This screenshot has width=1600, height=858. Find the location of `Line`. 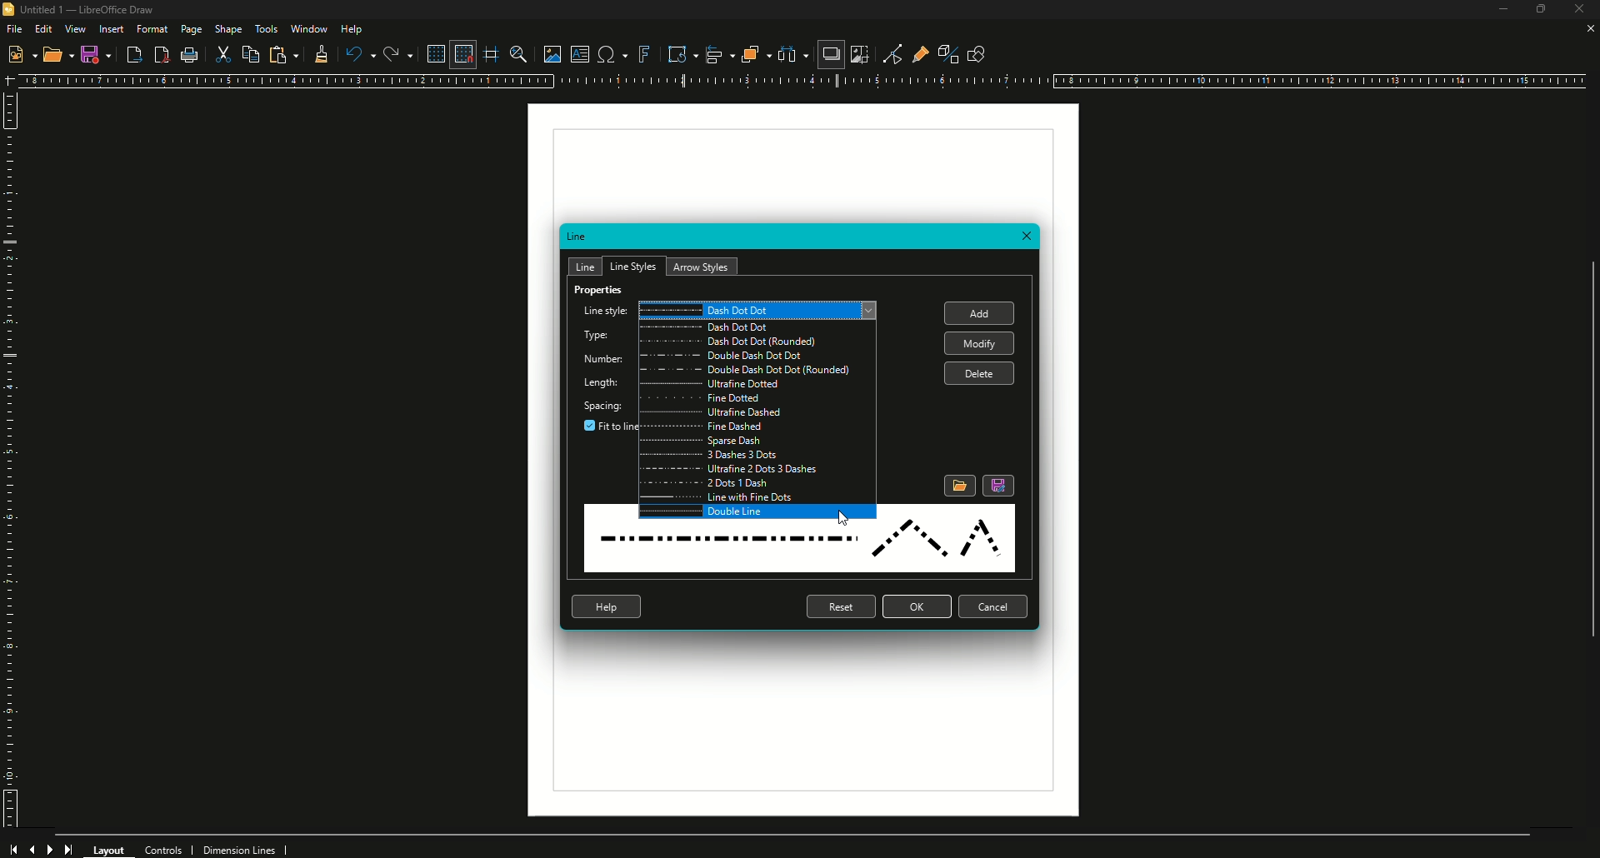

Line is located at coordinates (578, 237).